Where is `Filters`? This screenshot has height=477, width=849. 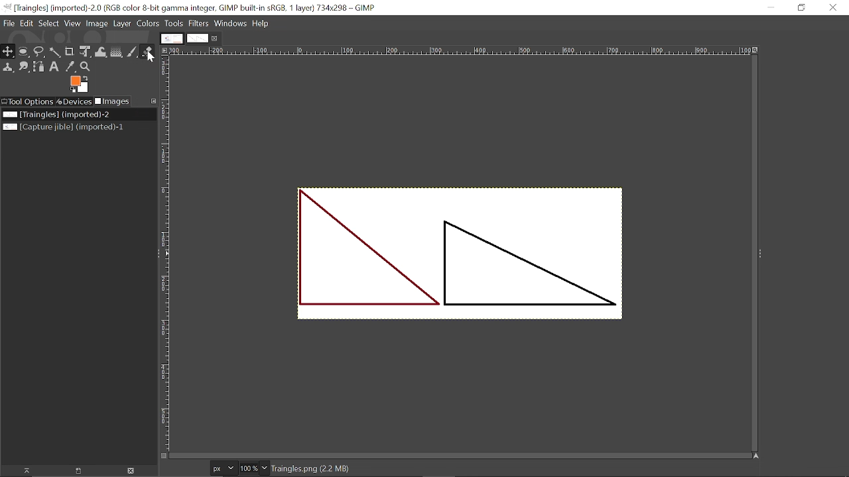
Filters is located at coordinates (199, 23).